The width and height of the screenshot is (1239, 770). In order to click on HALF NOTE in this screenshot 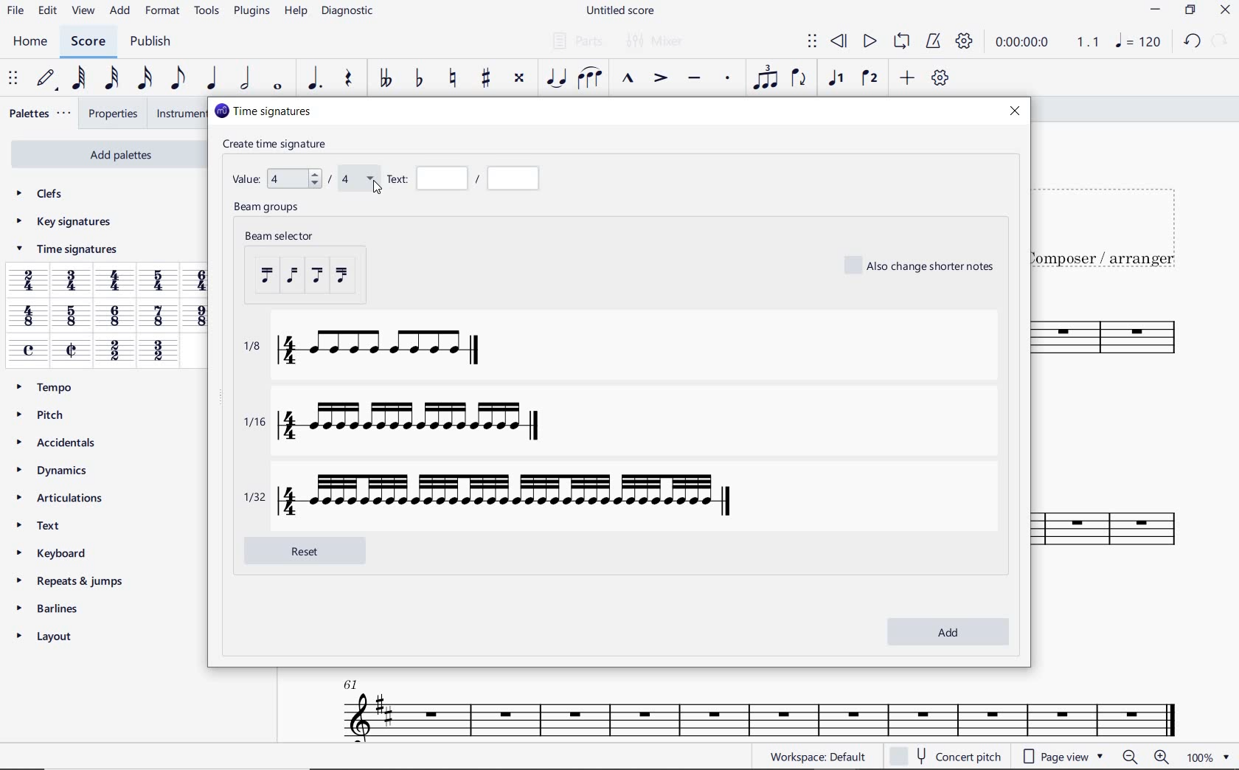, I will do `click(244, 79)`.